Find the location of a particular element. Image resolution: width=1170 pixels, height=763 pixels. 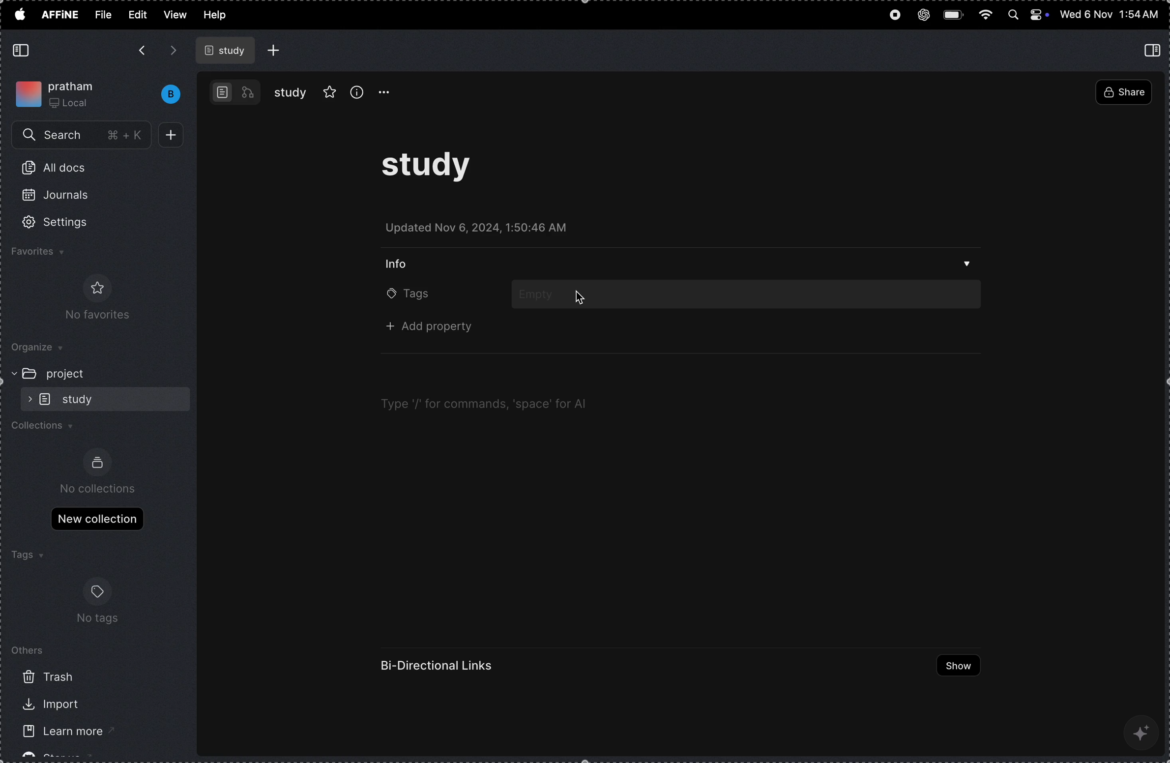

collection logo is located at coordinates (97, 463).